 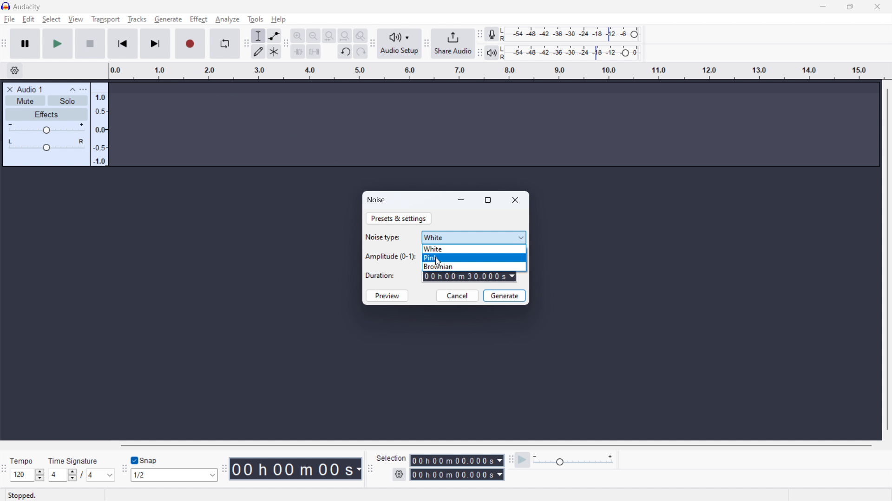 What do you see at coordinates (314, 51) in the screenshot?
I see `silence audio selection` at bounding box center [314, 51].